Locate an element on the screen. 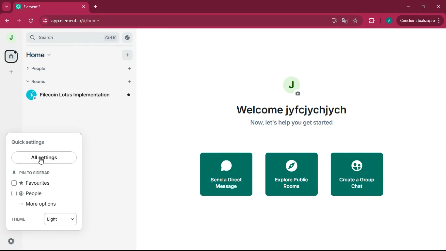 Image resolution: width=446 pixels, height=251 pixels. profile is located at coordinates (389, 21).